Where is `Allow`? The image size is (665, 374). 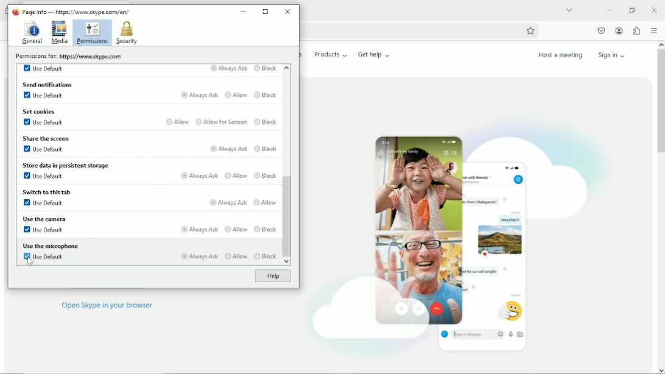
Allow is located at coordinates (266, 202).